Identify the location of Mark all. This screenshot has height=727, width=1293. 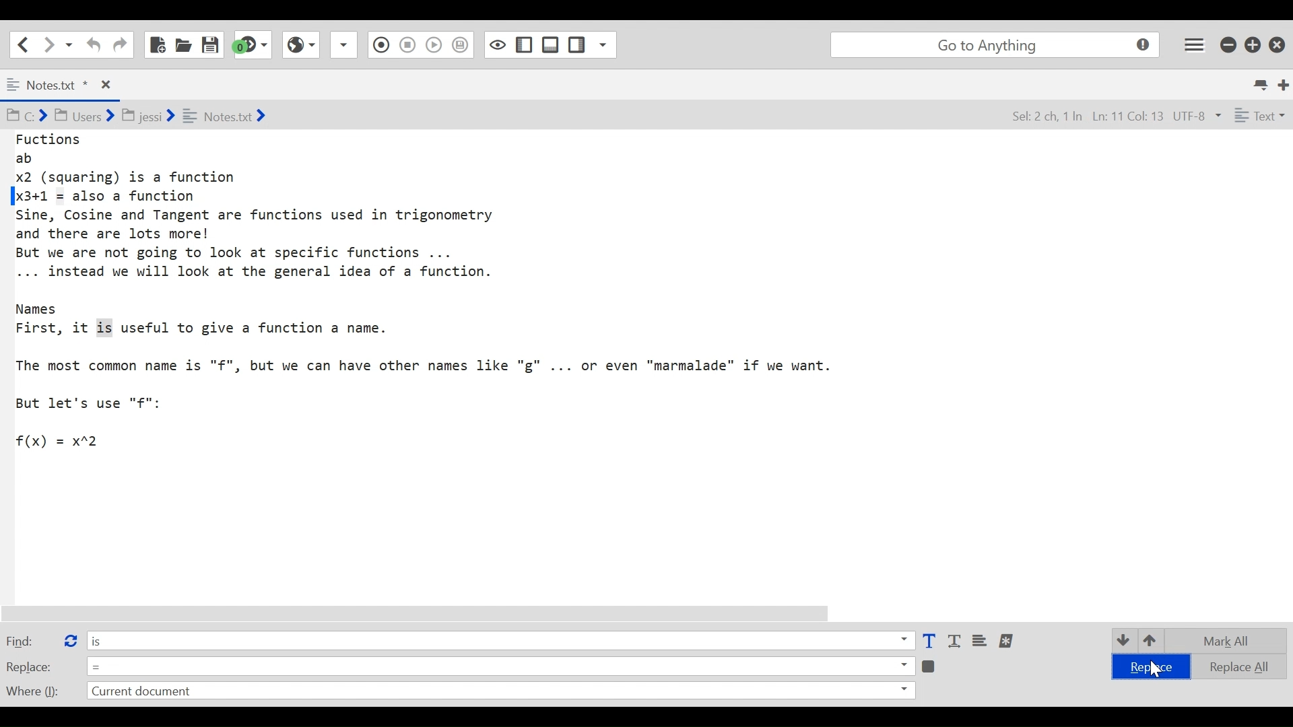
(1231, 641).